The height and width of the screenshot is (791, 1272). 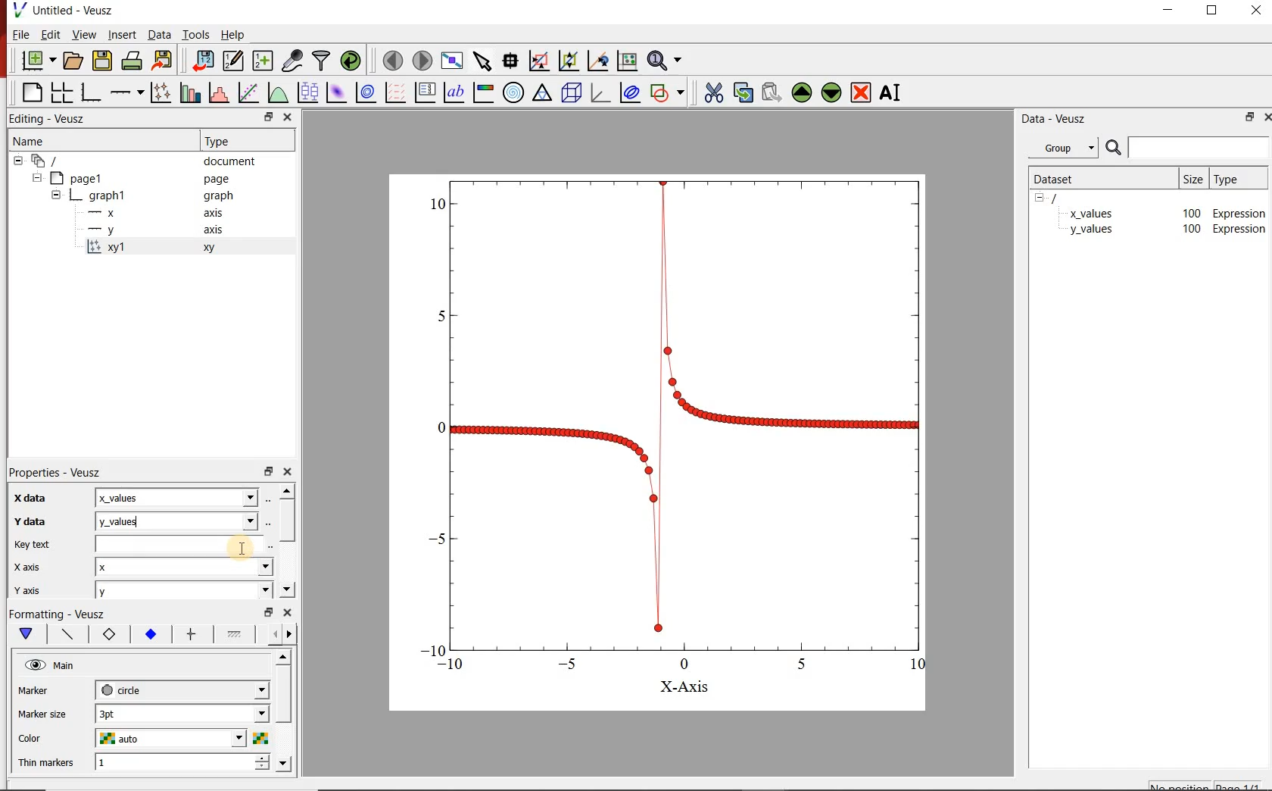 What do you see at coordinates (248, 92) in the screenshot?
I see `fit a function to a data` at bounding box center [248, 92].